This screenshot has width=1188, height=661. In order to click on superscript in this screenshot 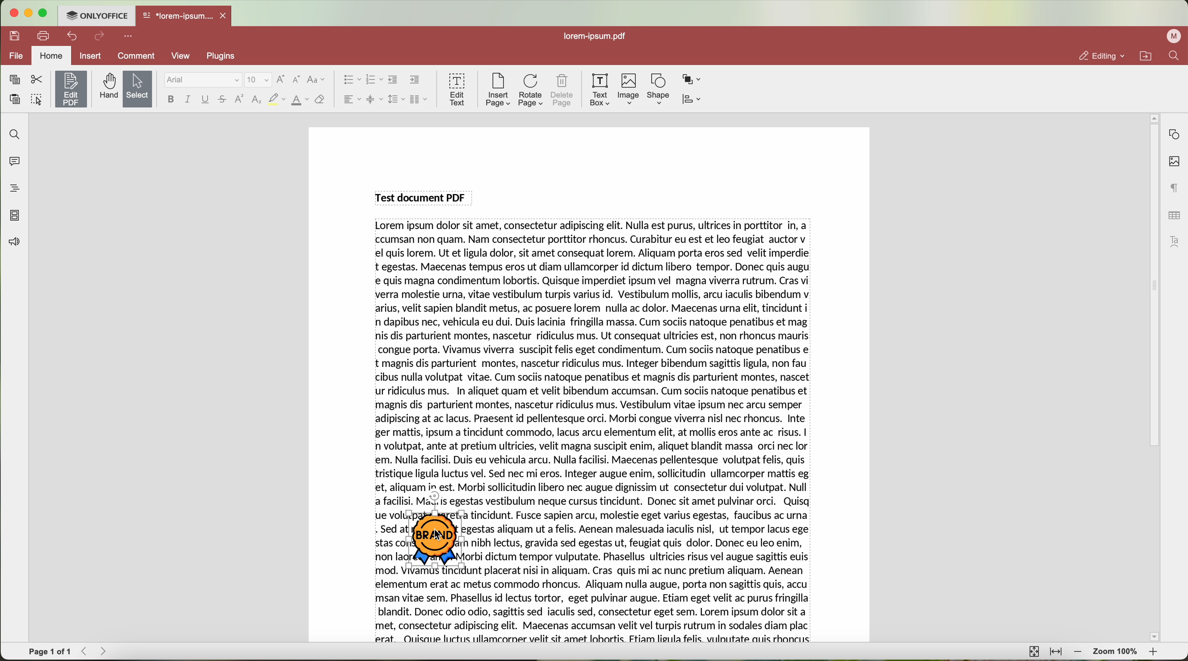, I will do `click(240, 99)`.